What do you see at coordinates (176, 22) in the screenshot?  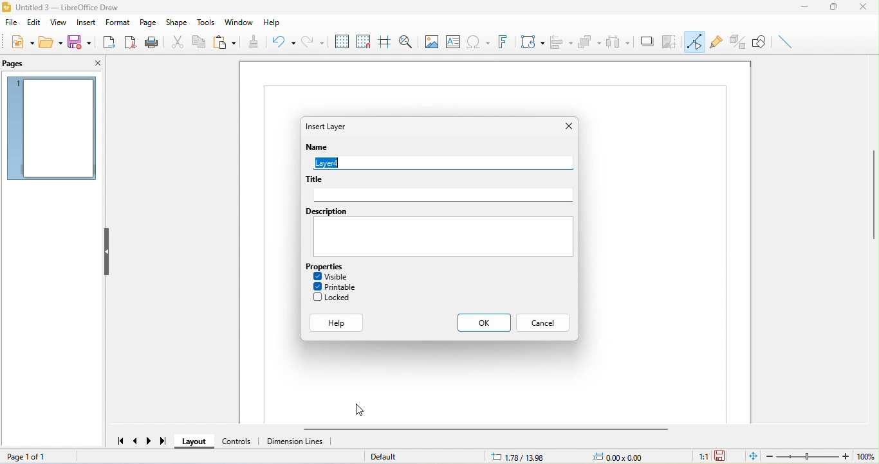 I see `shape` at bounding box center [176, 22].